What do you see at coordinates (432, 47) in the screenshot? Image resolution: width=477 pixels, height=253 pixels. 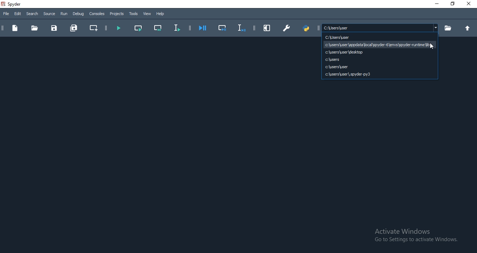 I see `Cursor` at bounding box center [432, 47].